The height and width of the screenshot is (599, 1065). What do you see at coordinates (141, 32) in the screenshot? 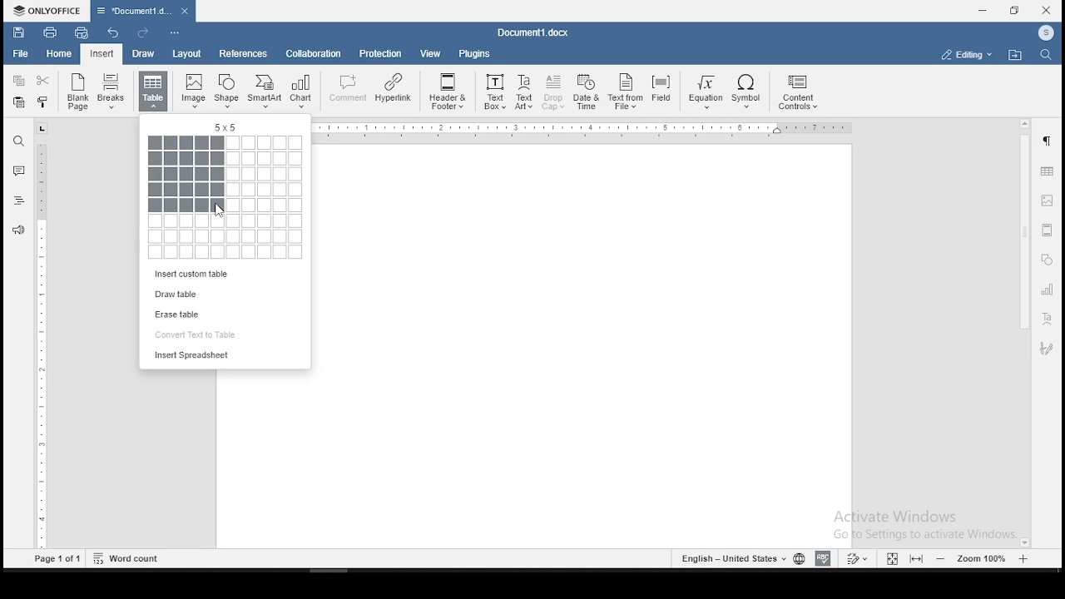
I see `redo` at bounding box center [141, 32].